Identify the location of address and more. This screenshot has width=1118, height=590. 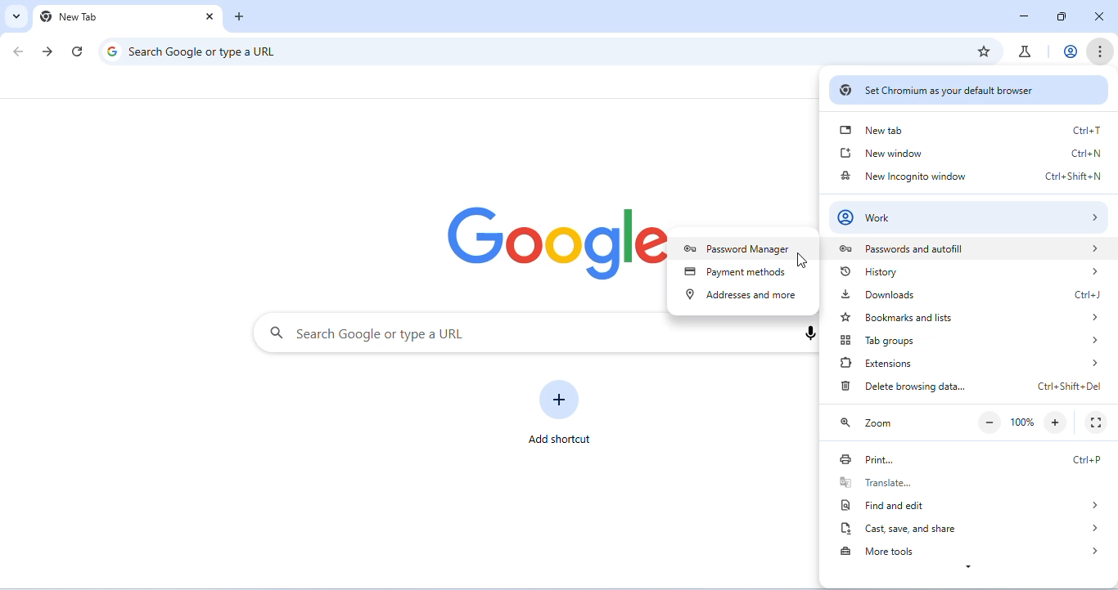
(741, 297).